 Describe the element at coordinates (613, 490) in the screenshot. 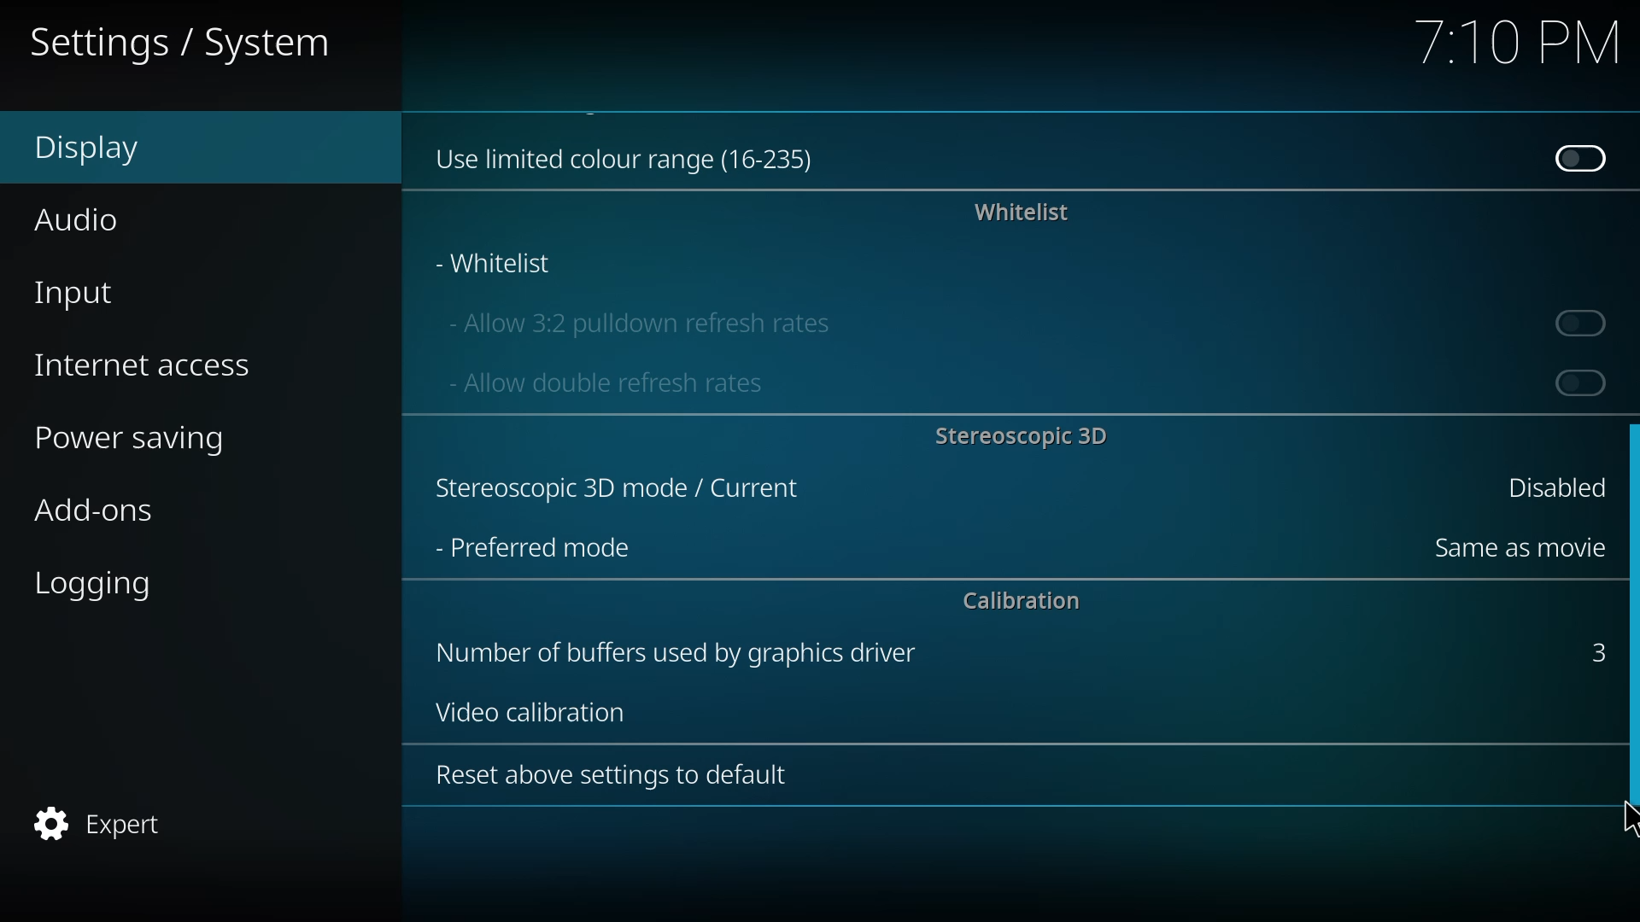

I see `stereoscopic 3d` at that location.